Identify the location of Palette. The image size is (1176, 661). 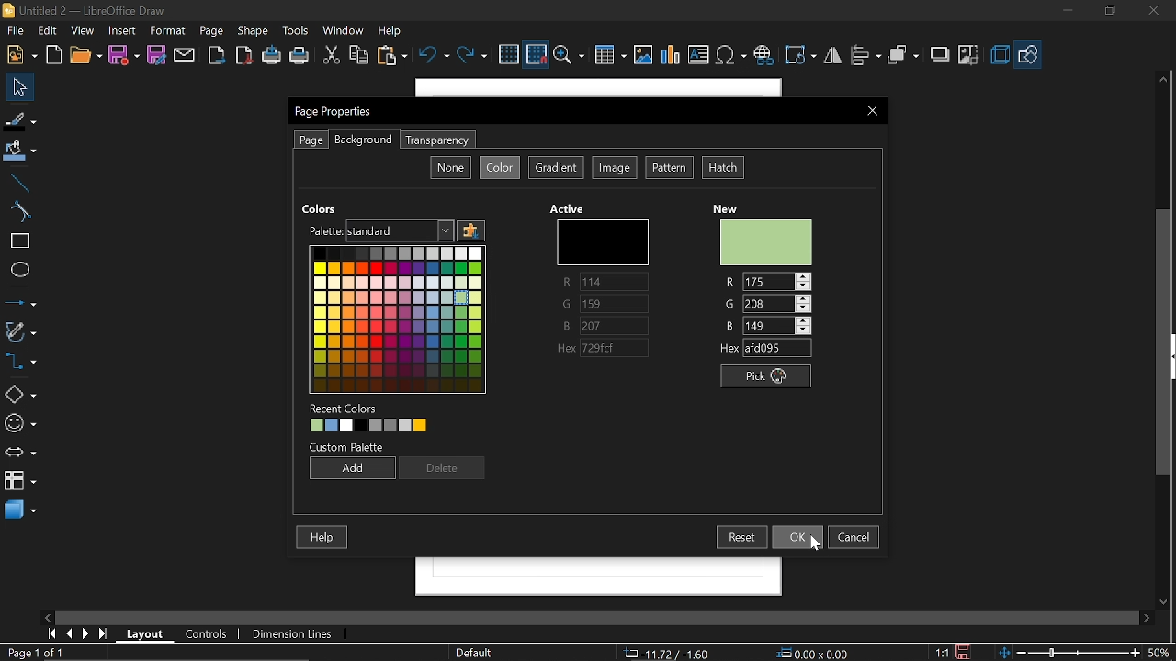
(323, 230).